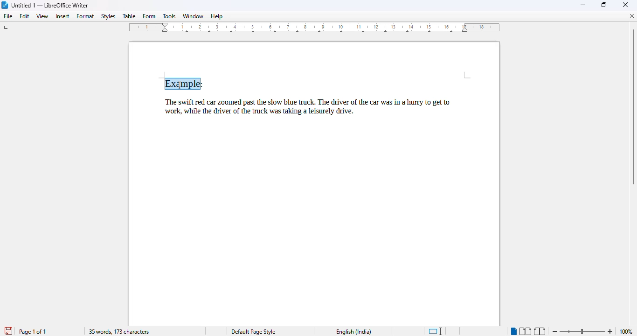 This screenshot has height=336, width=637. What do you see at coordinates (86, 16) in the screenshot?
I see `format` at bounding box center [86, 16].